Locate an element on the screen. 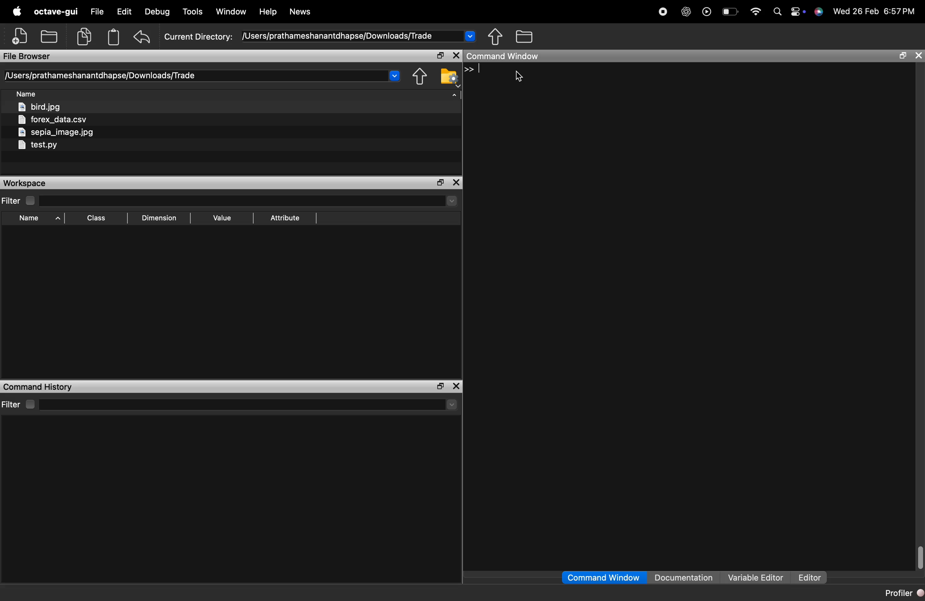 The image size is (925, 601). support  is located at coordinates (820, 12).